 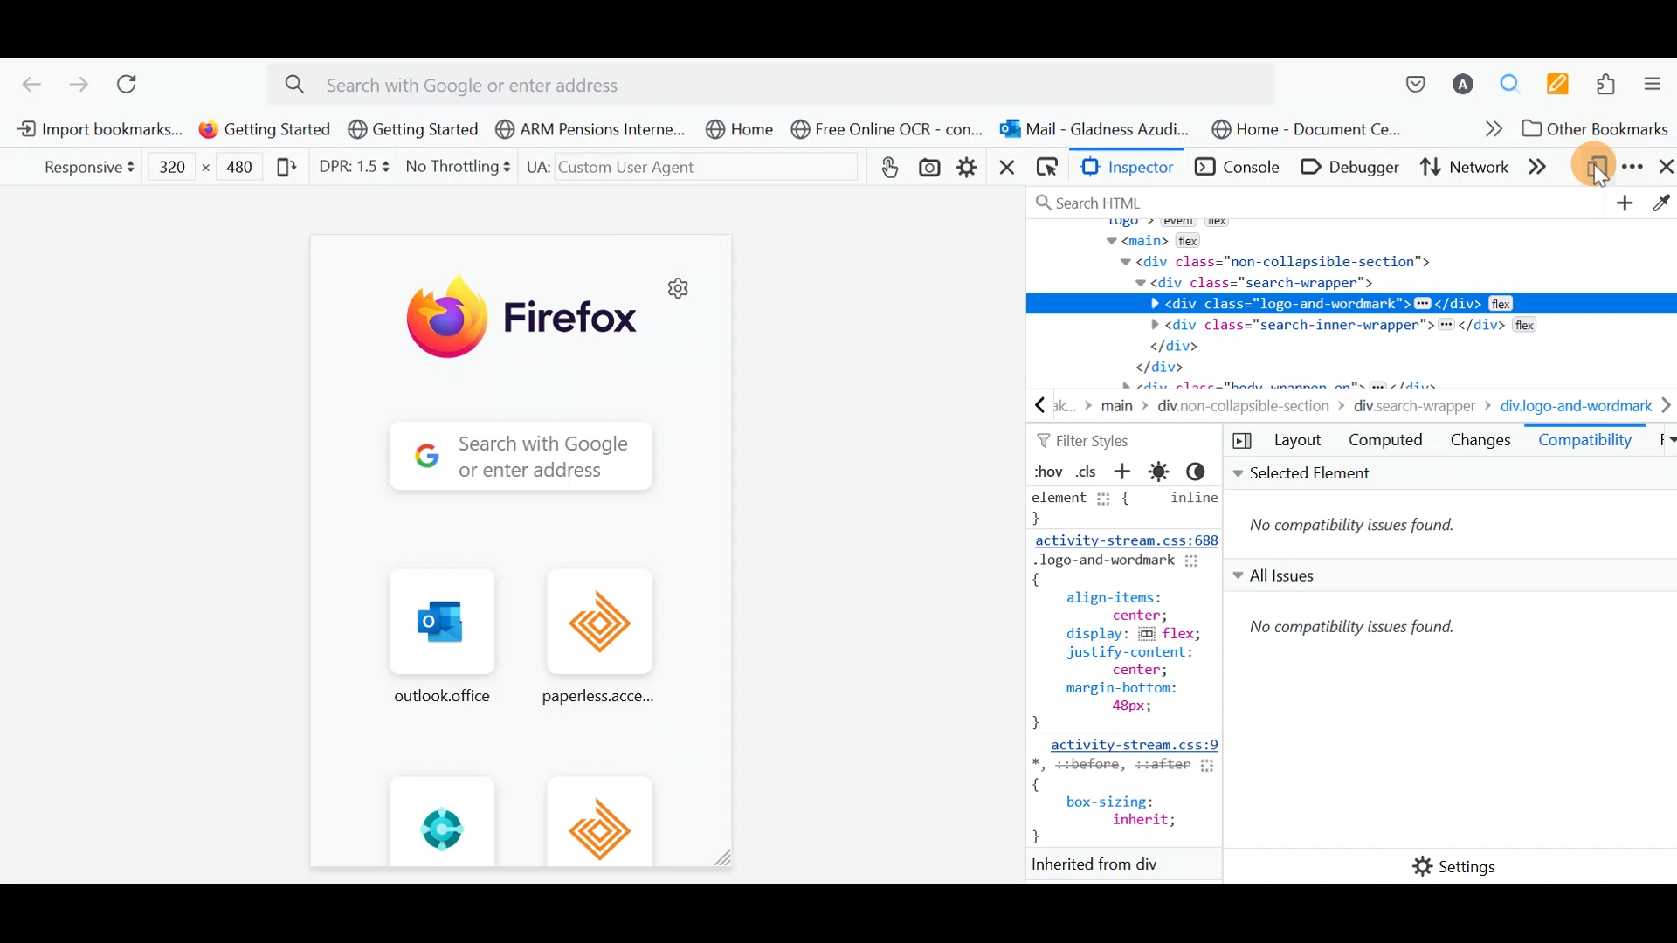 What do you see at coordinates (584, 127) in the screenshot?
I see `Bookmark 4` at bounding box center [584, 127].